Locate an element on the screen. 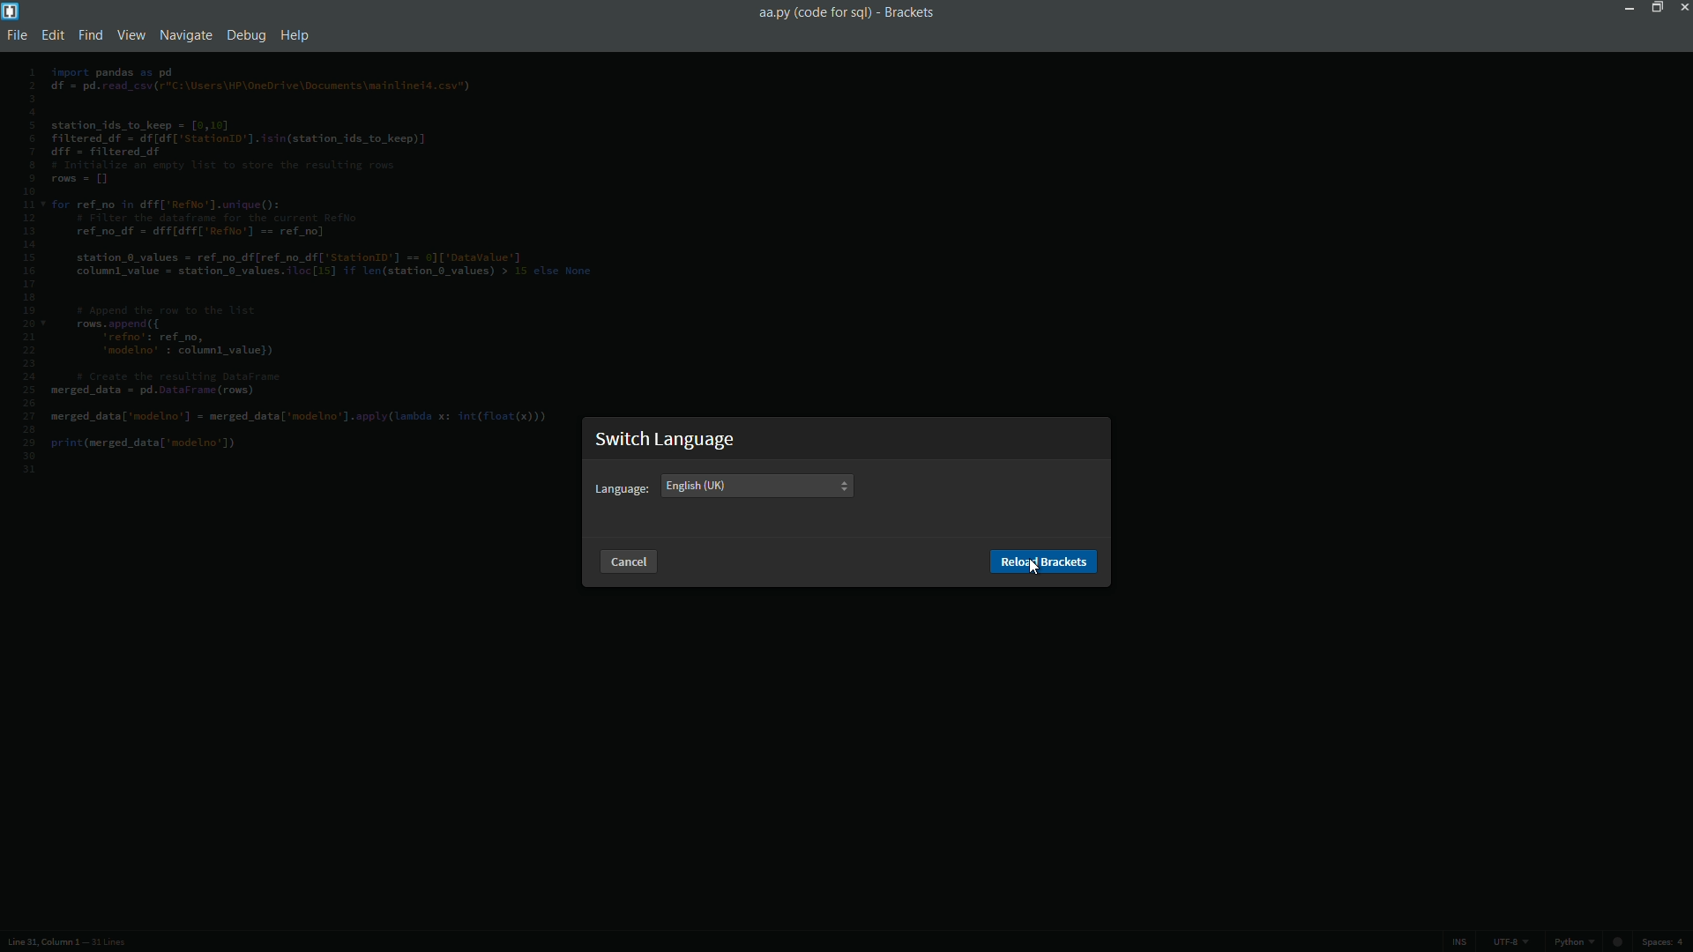  reload brackets is located at coordinates (1044, 562).